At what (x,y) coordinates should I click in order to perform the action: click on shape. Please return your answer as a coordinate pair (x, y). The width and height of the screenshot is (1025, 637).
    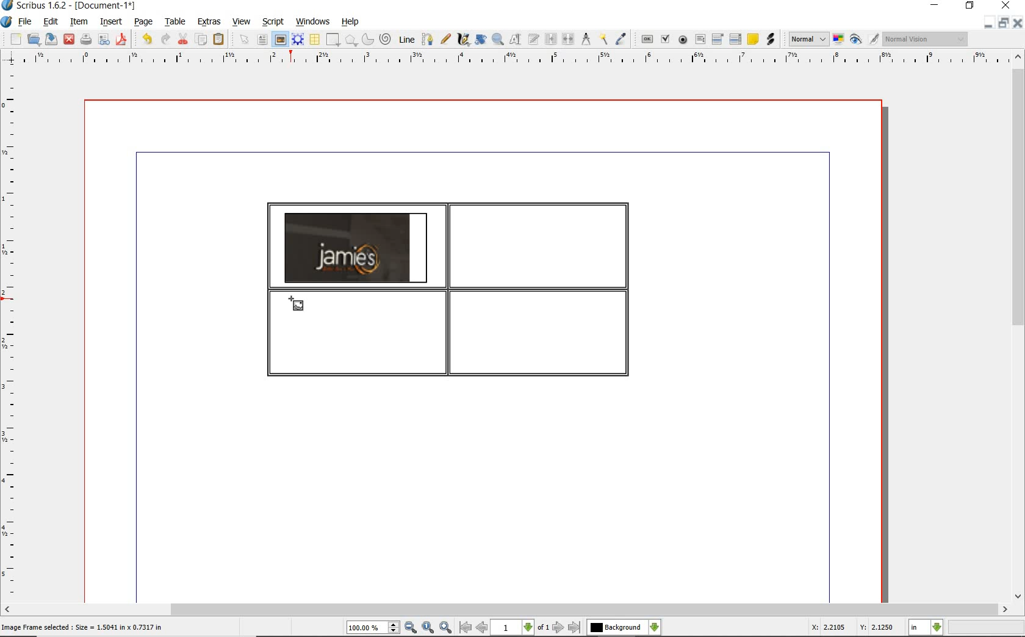
    Looking at the image, I should click on (332, 40).